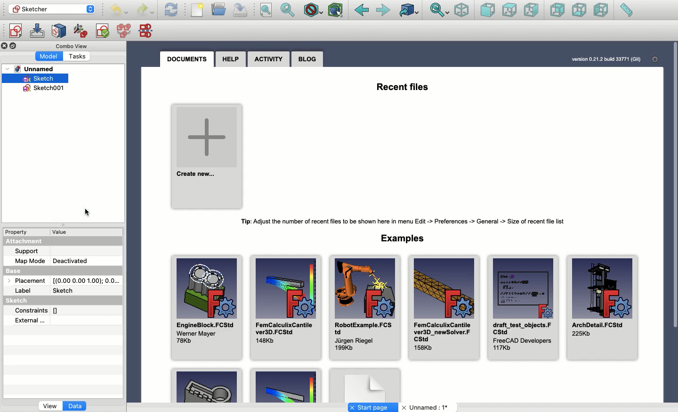  What do you see at coordinates (81, 31) in the screenshot?
I see `Reorient sketch` at bounding box center [81, 31].